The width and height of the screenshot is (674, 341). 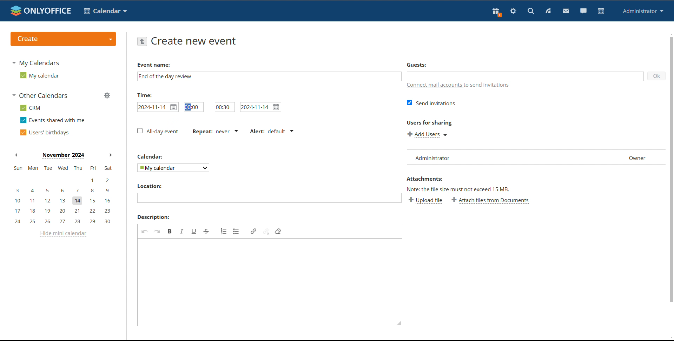 What do you see at coordinates (265, 280) in the screenshot?
I see `add description` at bounding box center [265, 280].